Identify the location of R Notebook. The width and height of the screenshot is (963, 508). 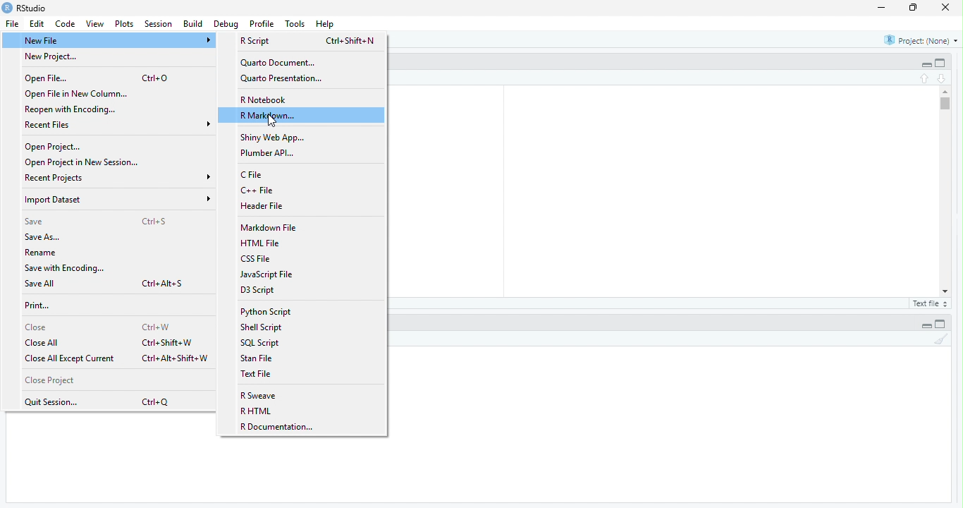
(265, 100).